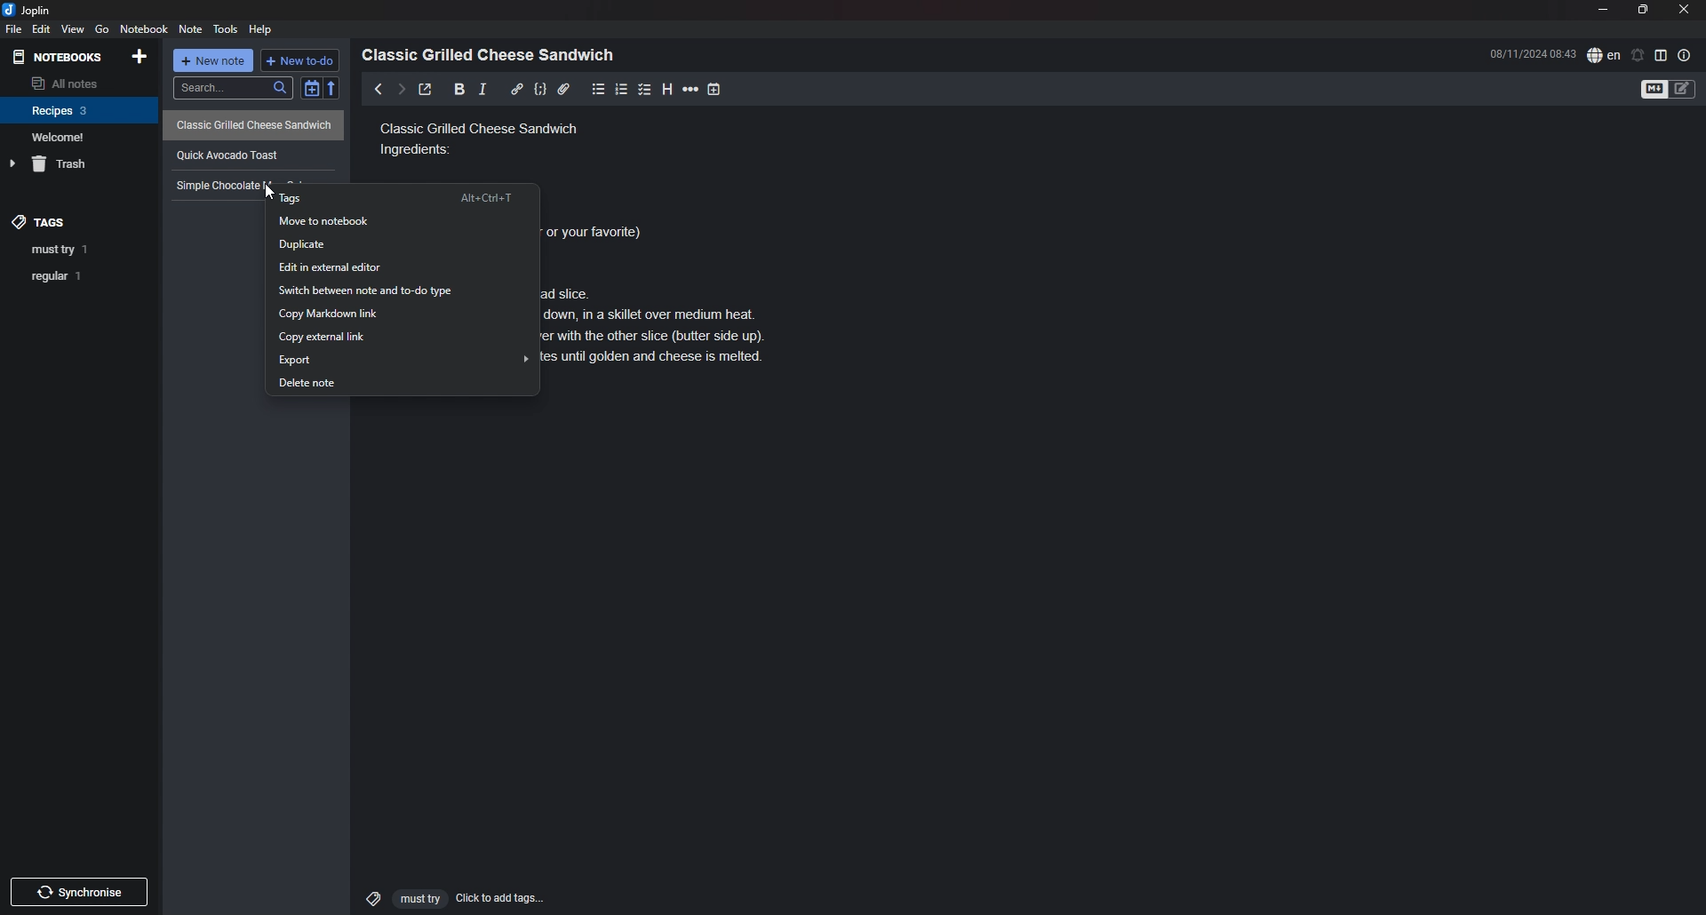 The width and height of the screenshot is (1706, 915). Describe the element at coordinates (12, 30) in the screenshot. I see `file` at that location.